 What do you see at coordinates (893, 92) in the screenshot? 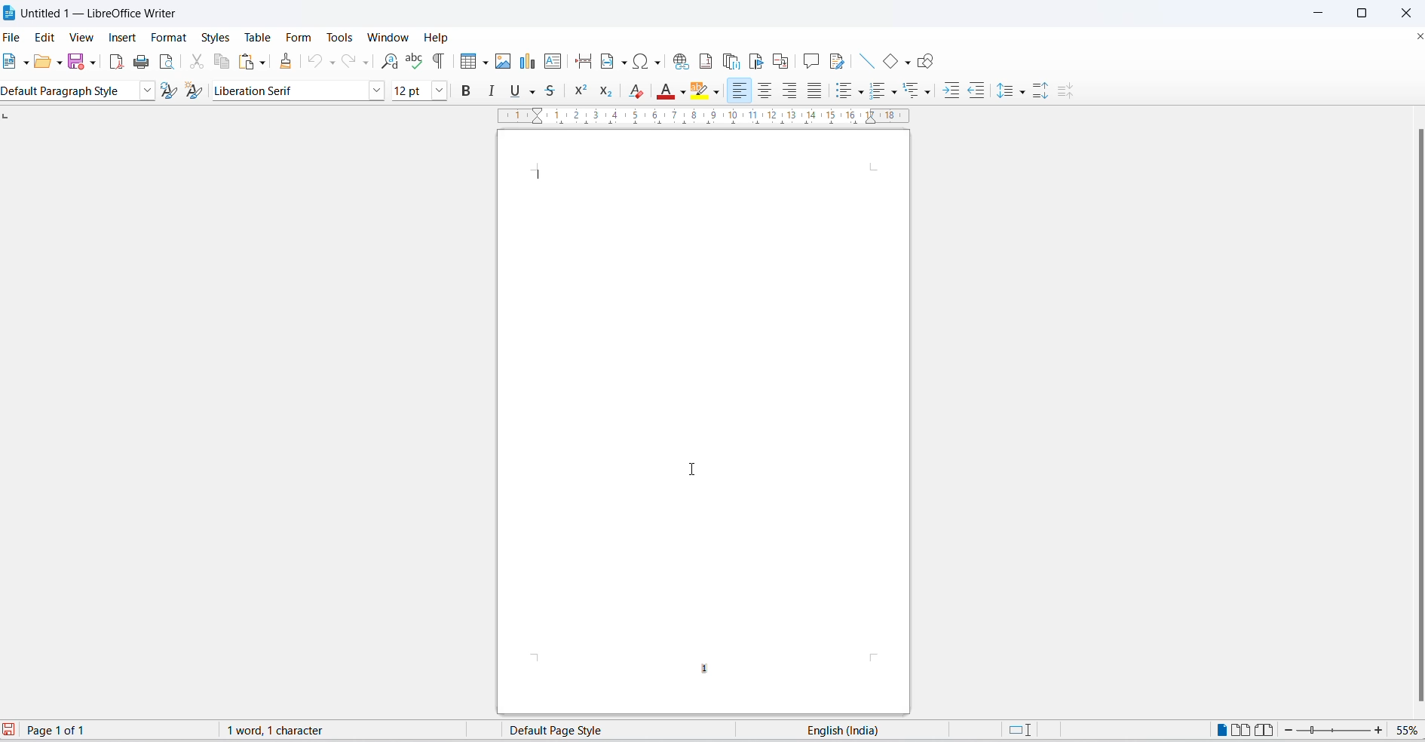
I see `toggle ordered list options` at bounding box center [893, 92].